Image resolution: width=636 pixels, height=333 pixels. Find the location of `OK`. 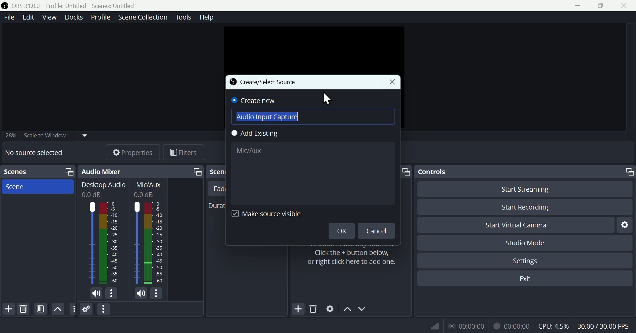

OK is located at coordinates (340, 230).